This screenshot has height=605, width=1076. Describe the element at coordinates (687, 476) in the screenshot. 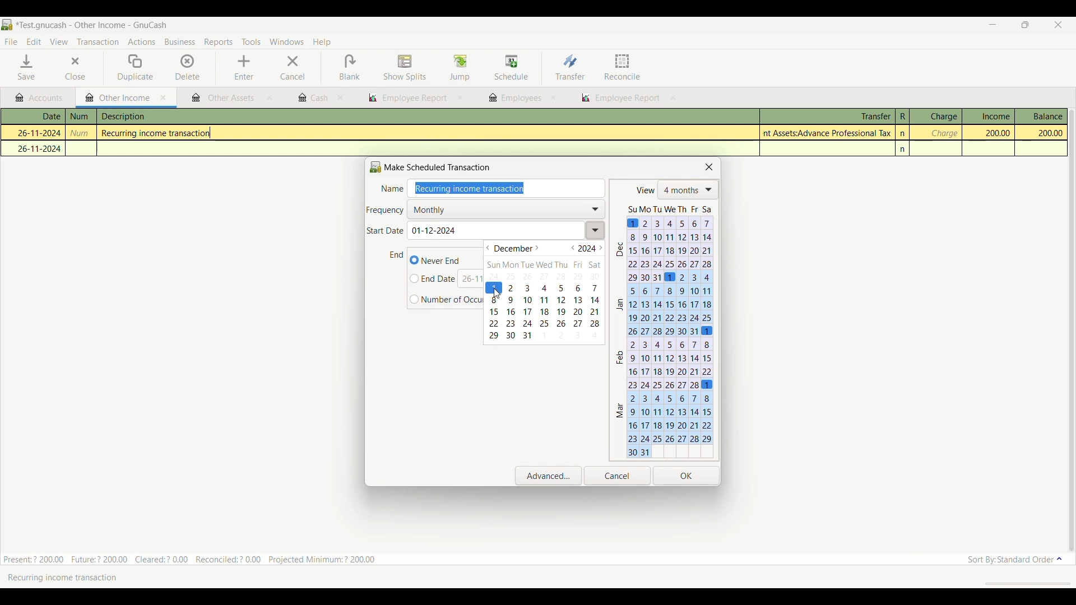

I see `Save inputs` at that location.